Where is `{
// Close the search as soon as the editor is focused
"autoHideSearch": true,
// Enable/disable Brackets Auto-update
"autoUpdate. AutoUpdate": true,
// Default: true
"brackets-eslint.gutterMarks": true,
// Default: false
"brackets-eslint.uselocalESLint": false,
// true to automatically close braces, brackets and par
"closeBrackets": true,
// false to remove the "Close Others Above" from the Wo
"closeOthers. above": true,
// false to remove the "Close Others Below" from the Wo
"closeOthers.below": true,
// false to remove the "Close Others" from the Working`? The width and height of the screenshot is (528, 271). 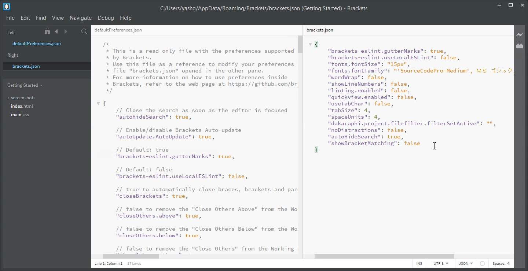 {
// Close the search as soon as the editor is focused
"autoHideSearch": true,
// Enable/disable Brackets Auto-update
"autoUpdate. AutoUpdate": true,
// Default: true
"brackets-eslint.gutterMarks": true,
// Default: false
"brackets-eslint.uselocalESLint": false,
// true to automatically close braces, brackets and par
"closeBrackets": true,
// false to remove the "Close Others Above" from the Wo
"closeOthers. above": true,
// false to remove the "Close Others Below" from the Wo
"closeOthers.below": true,
// false to remove the "Close Others" from the Working is located at coordinates (197, 177).